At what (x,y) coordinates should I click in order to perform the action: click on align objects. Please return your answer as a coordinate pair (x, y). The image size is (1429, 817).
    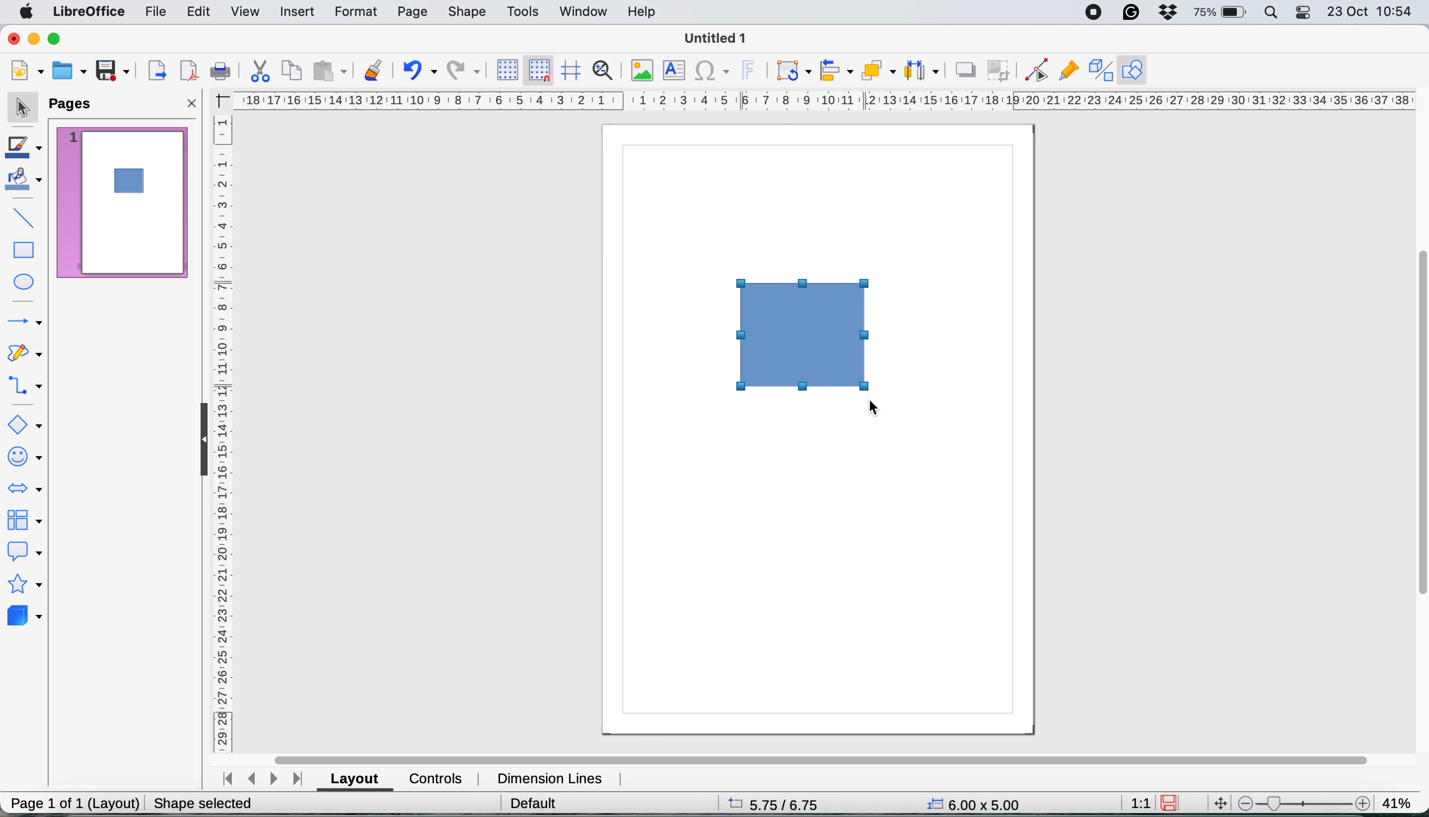
    Looking at the image, I should click on (836, 70).